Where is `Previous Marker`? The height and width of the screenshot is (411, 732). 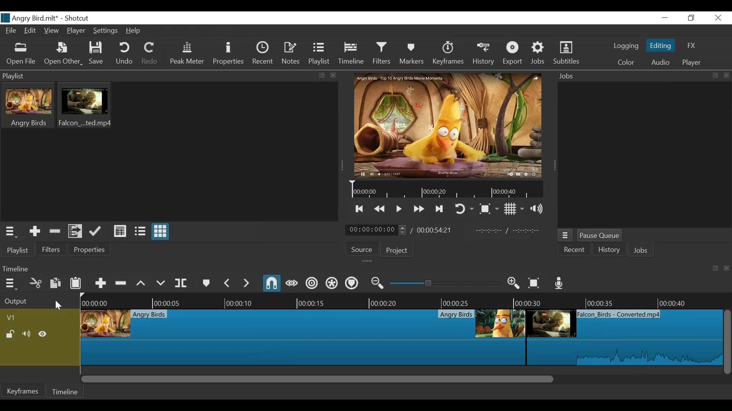 Previous Marker is located at coordinates (228, 283).